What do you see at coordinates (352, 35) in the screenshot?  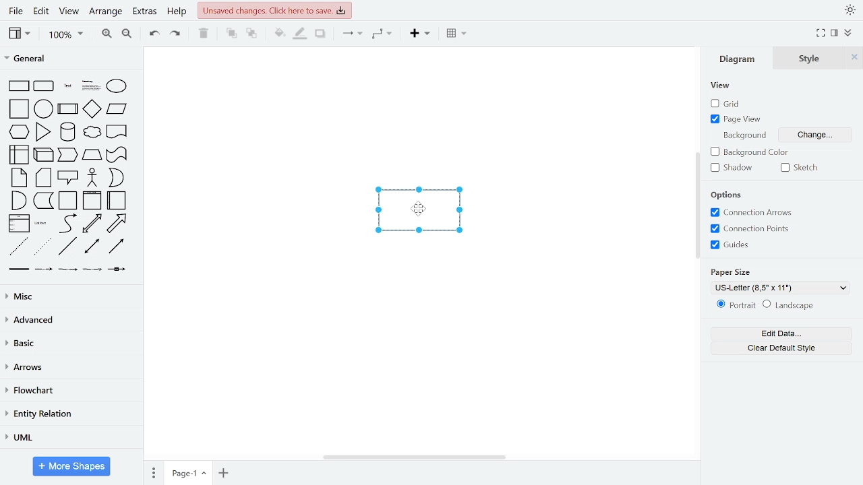 I see `connection` at bounding box center [352, 35].